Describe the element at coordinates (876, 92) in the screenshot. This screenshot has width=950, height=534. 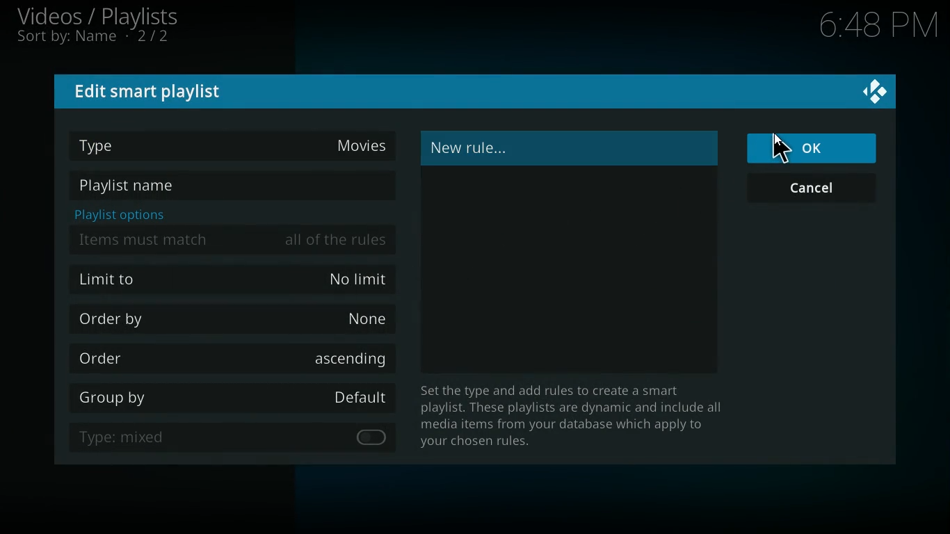
I see `kodi logo` at that location.